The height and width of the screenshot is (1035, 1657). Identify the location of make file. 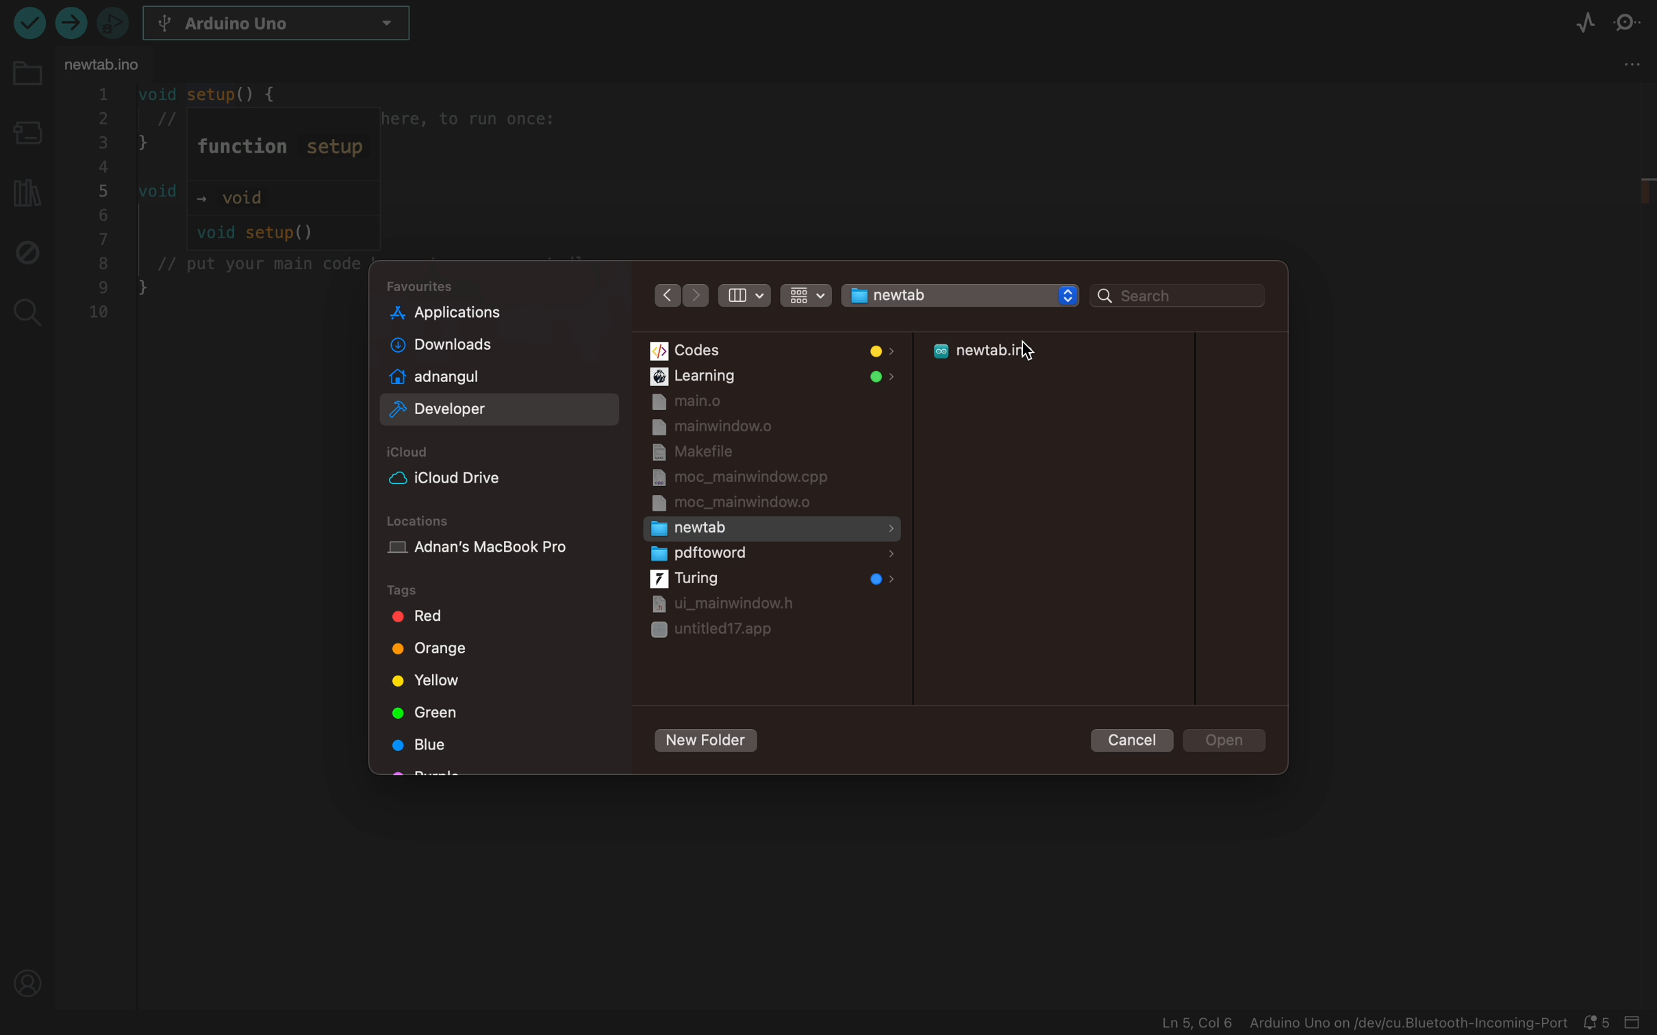
(733, 452).